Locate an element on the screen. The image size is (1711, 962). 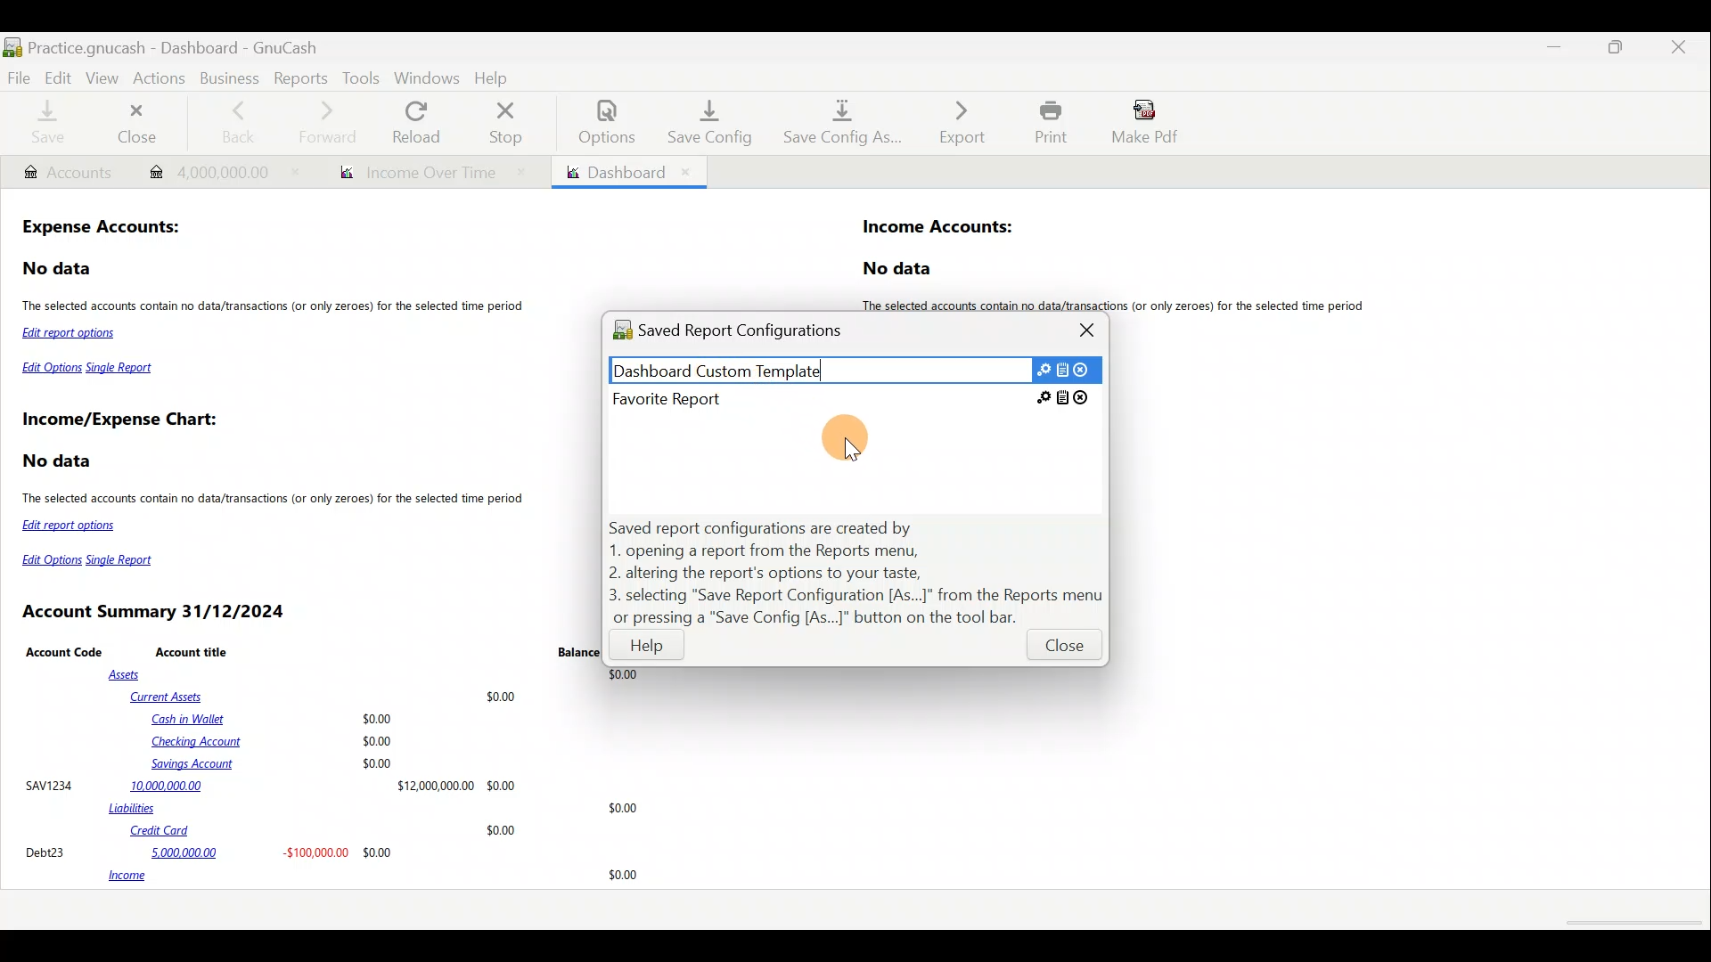
Saved report 1 is located at coordinates (855, 369).